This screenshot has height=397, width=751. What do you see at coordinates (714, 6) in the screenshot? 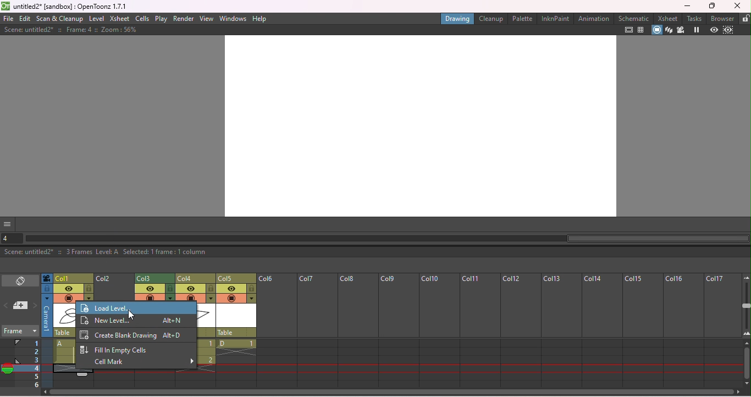
I see `Maximize` at bounding box center [714, 6].